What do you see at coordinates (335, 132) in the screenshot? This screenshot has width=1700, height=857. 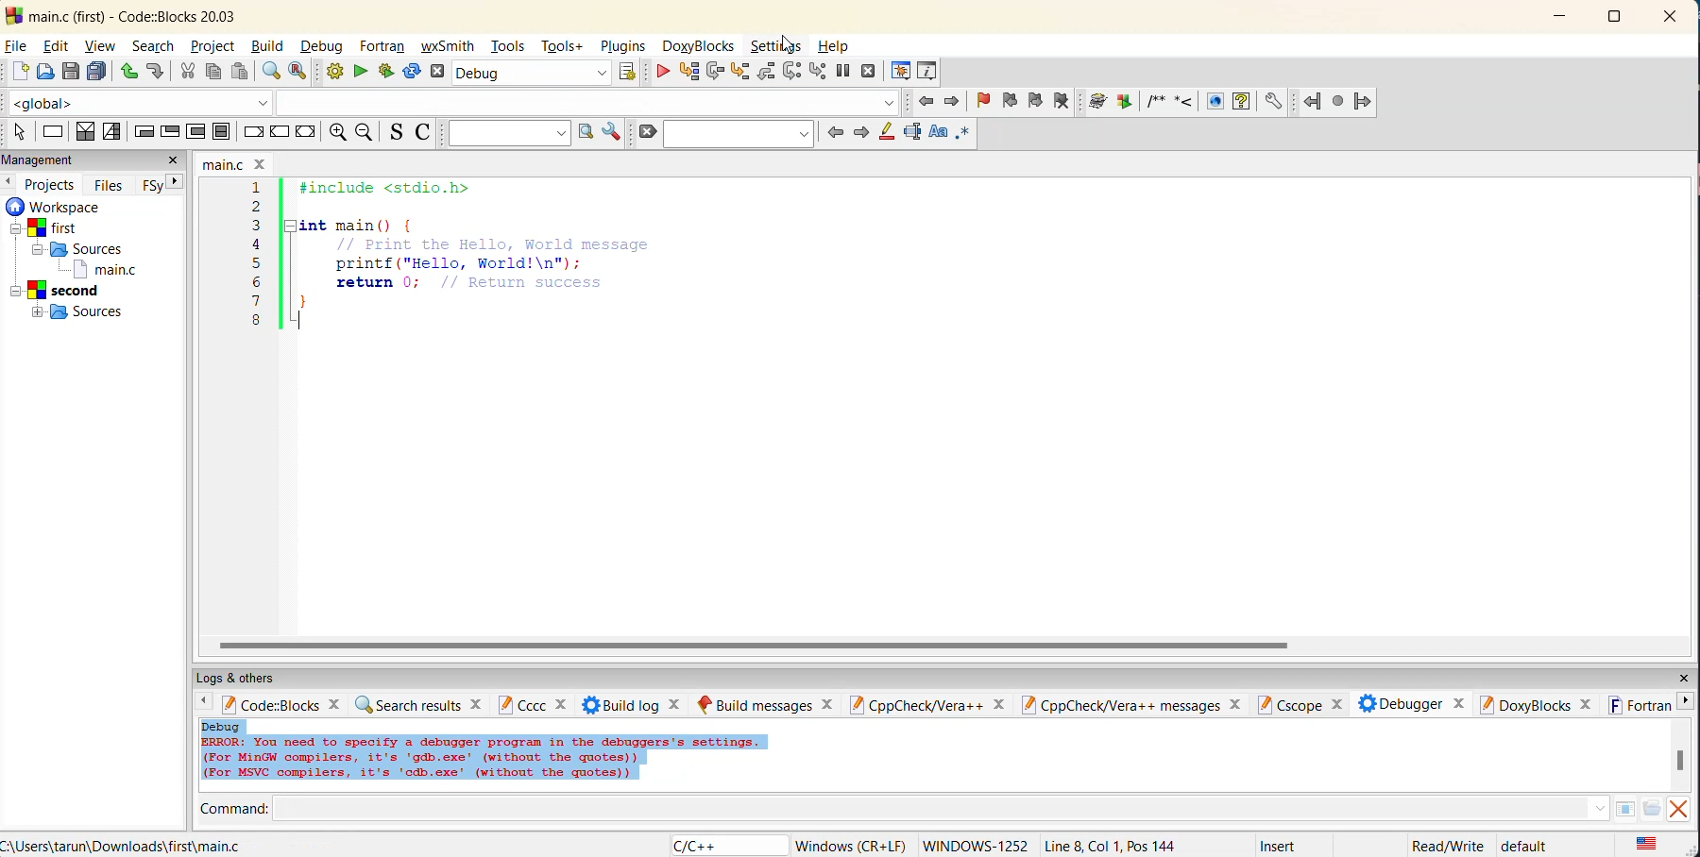 I see `zoom in` at bounding box center [335, 132].